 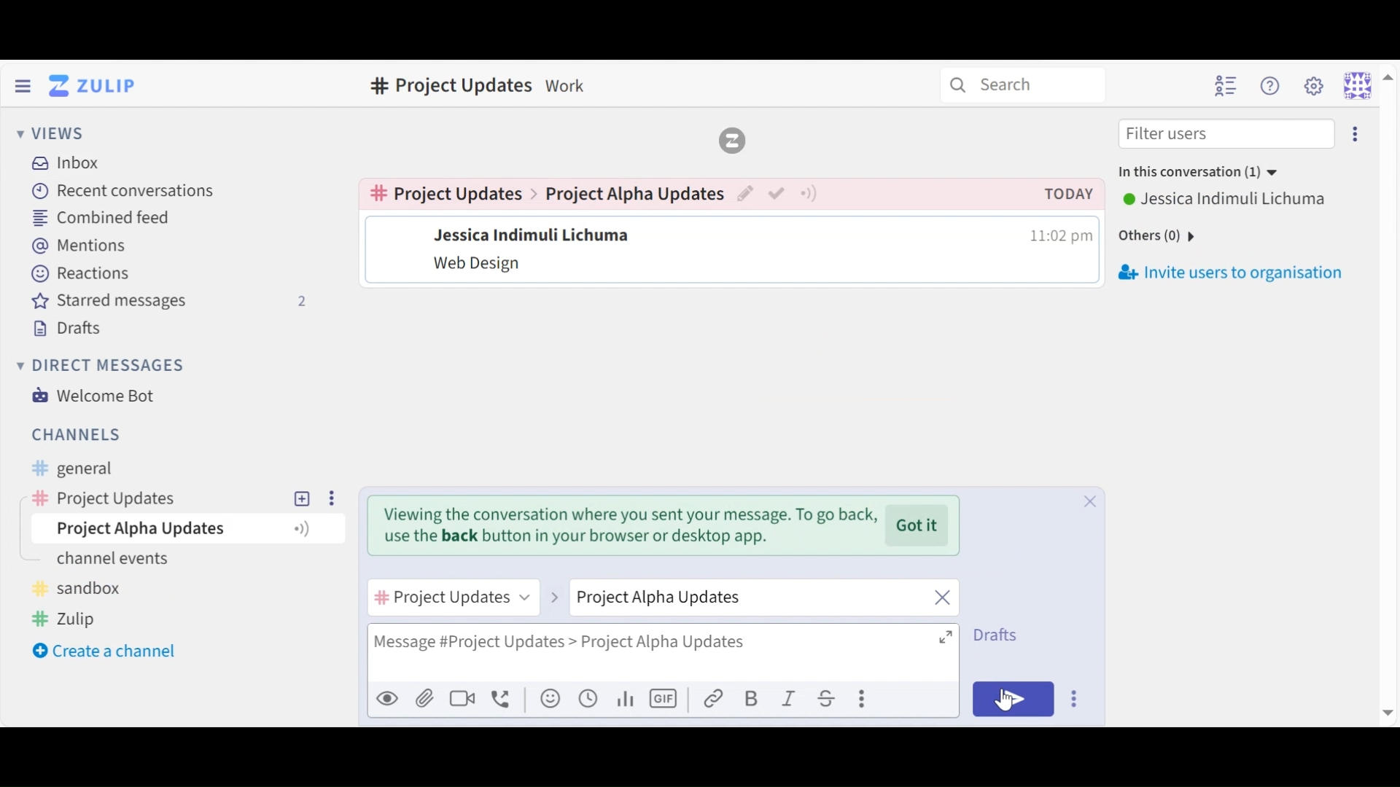 What do you see at coordinates (1076, 698) in the screenshot?
I see `Send Options` at bounding box center [1076, 698].